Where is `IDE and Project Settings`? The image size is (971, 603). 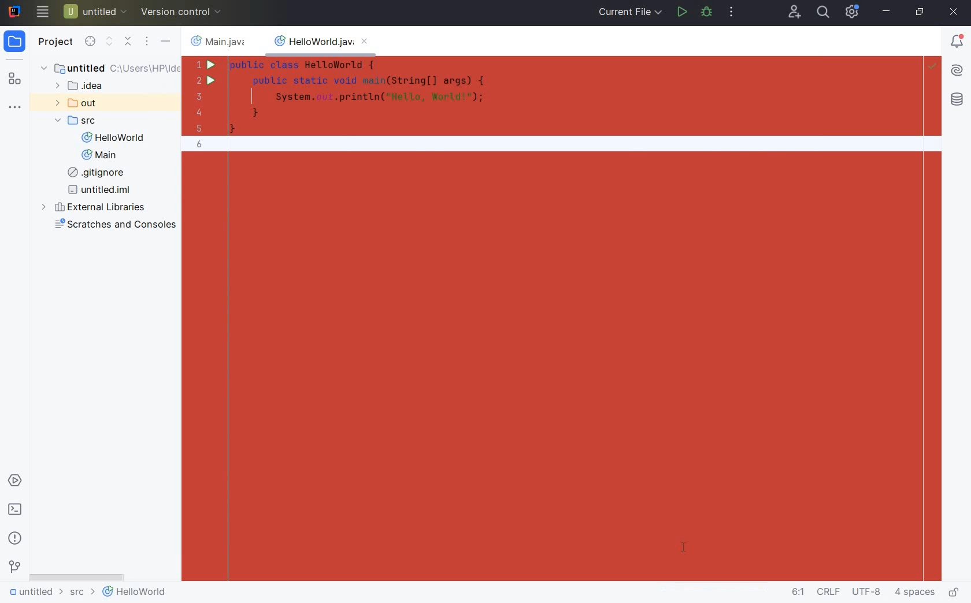
IDE and Project Settings is located at coordinates (854, 13).